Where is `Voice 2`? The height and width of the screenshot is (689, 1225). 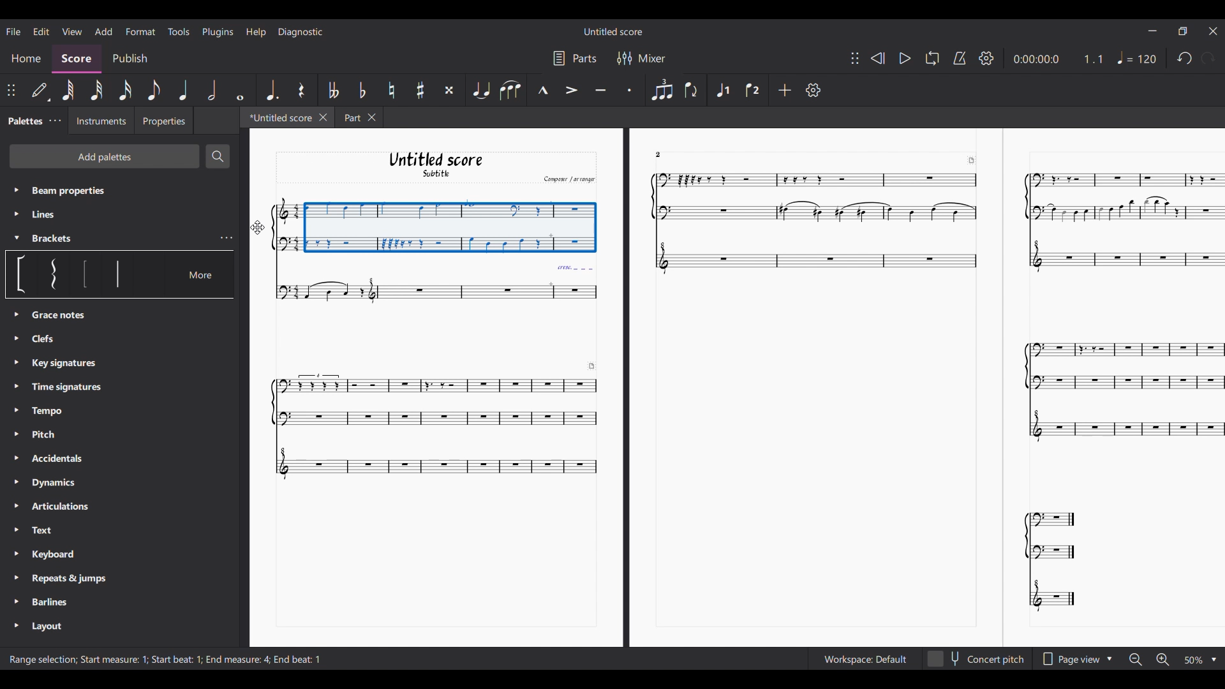
Voice 2 is located at coordinates (751, 90).